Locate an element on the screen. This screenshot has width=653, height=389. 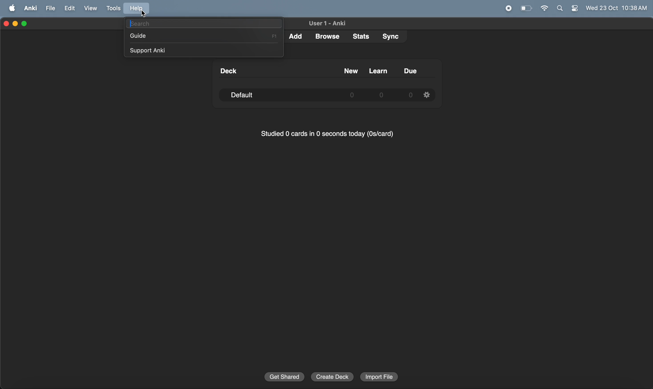
Toggles is located at coordinates (575, 9).